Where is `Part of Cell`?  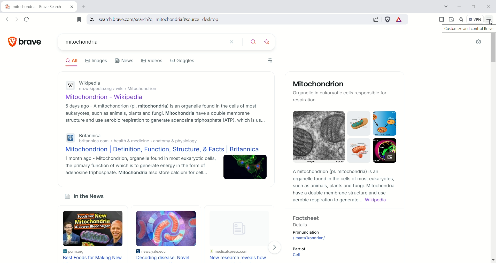
Part of Cell is located at coordinates (298, 254).